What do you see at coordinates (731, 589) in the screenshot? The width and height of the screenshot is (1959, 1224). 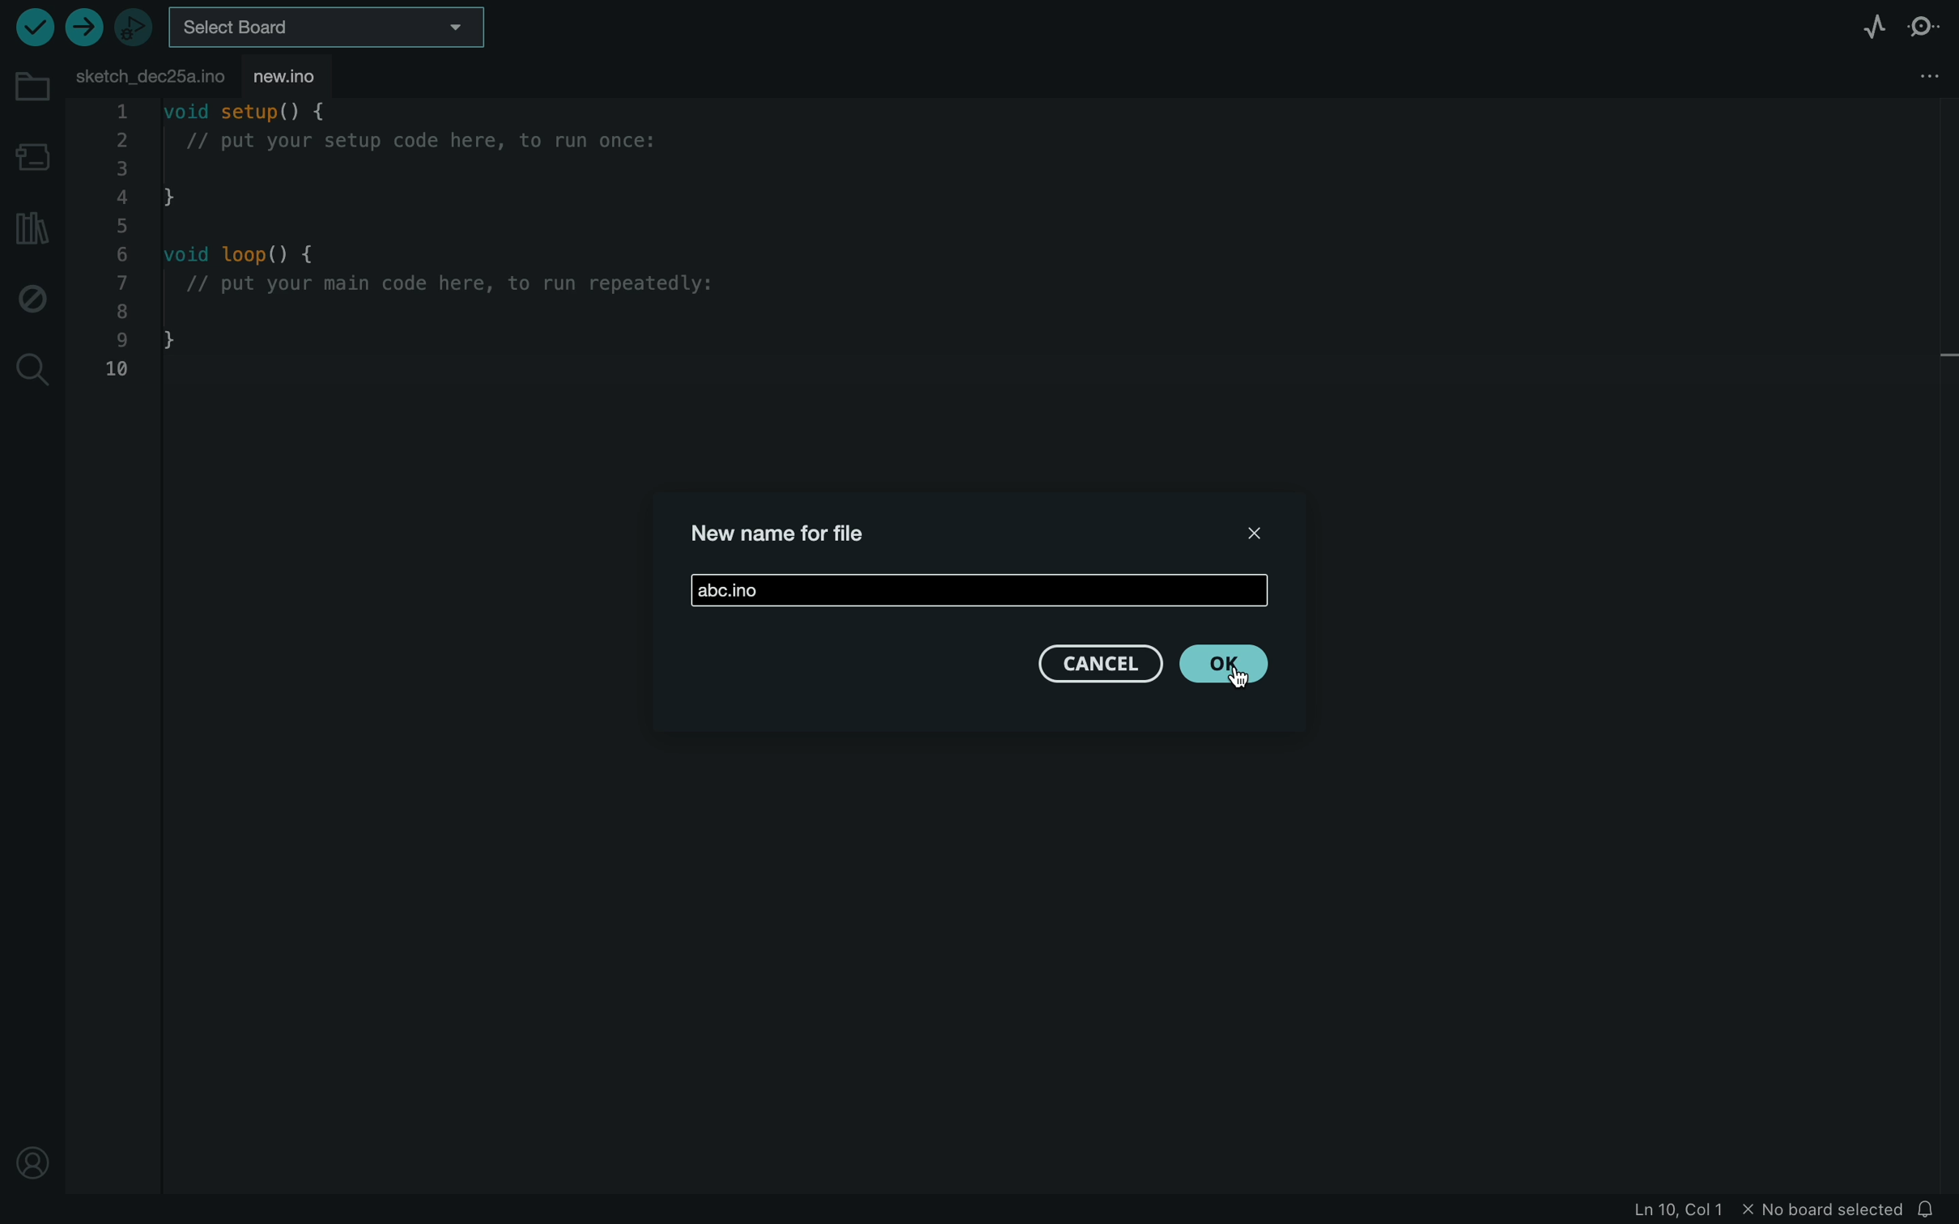 I see `new name` at bounding box center [731, 589].